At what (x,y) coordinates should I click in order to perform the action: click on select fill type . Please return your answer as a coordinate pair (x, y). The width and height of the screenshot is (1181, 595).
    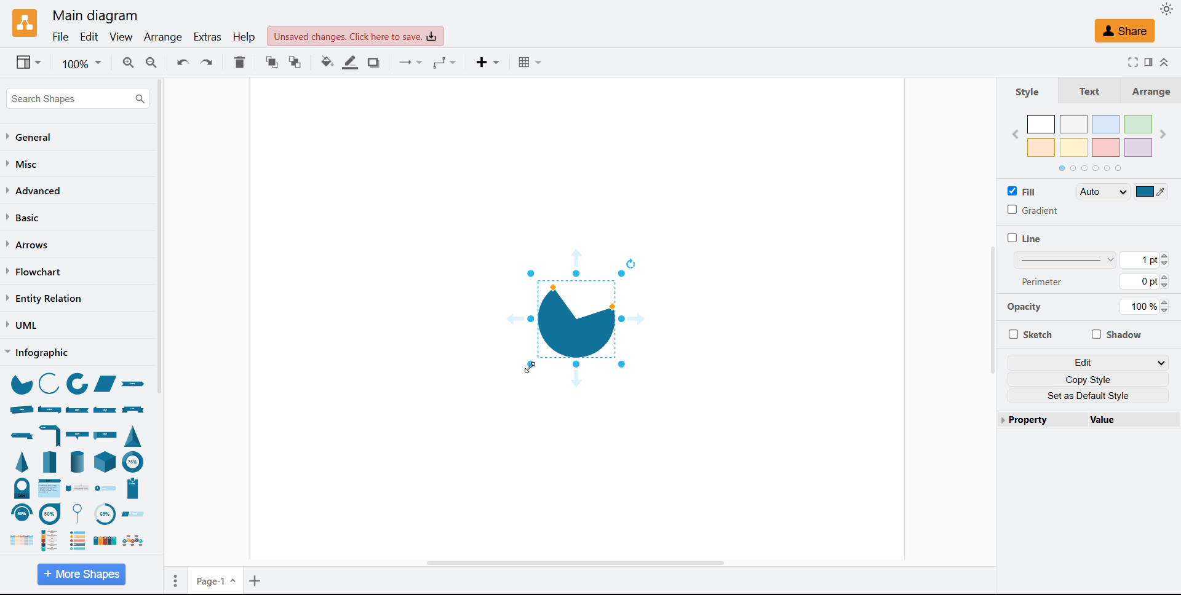
    Looking at the image, I should click on (1103, 191).